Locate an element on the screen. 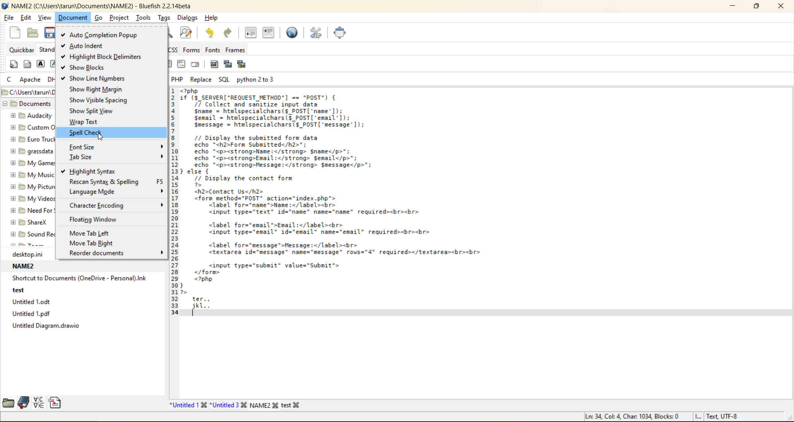 The image size is (794, 422). open is located at coordinates (31, 33).